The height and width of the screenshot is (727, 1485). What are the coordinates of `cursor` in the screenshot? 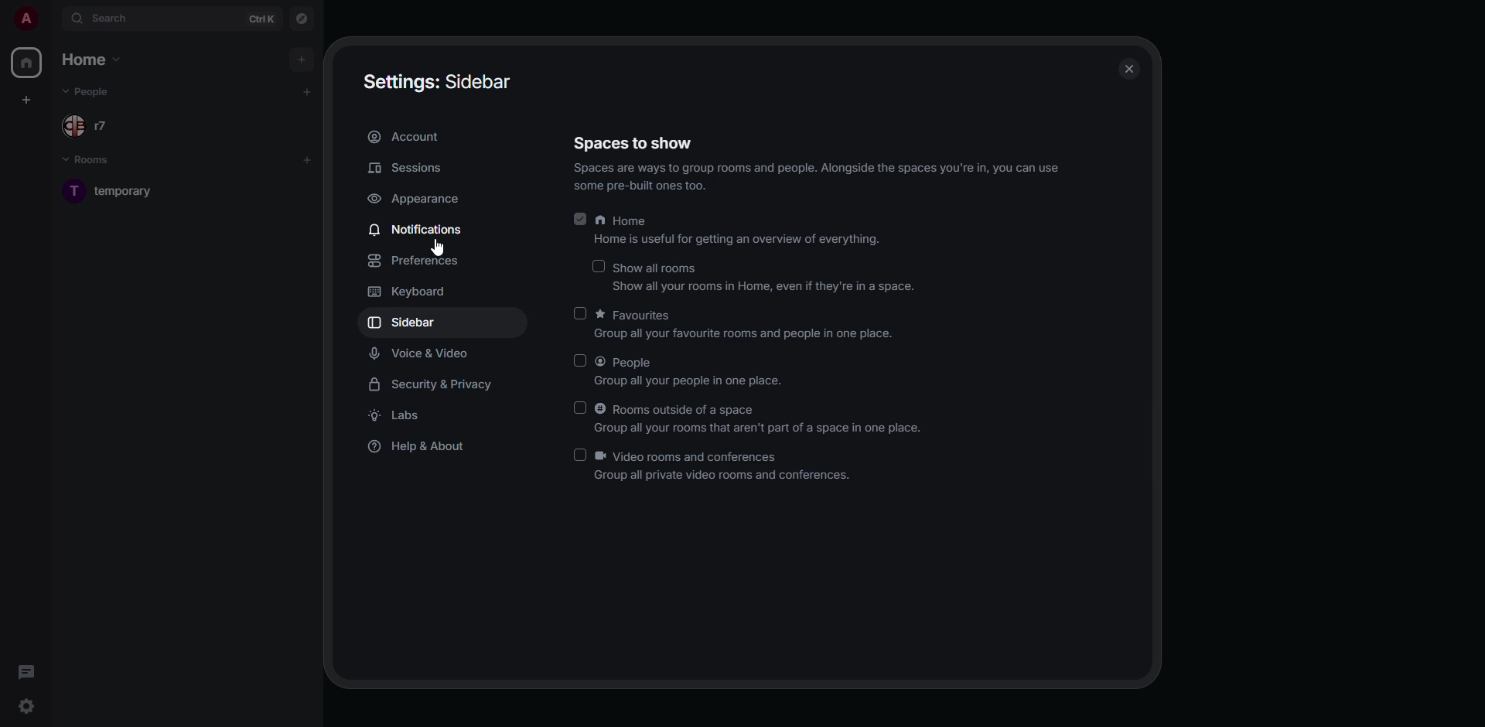 It's located at (434, 246).